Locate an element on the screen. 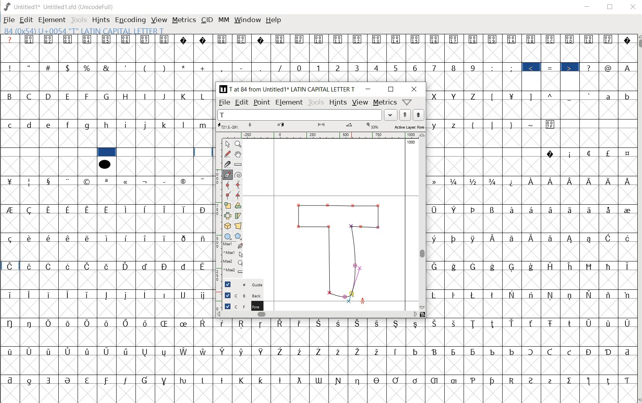 The height and width of the screenshot is (403, 642). G is located at coordinates (107, 97).